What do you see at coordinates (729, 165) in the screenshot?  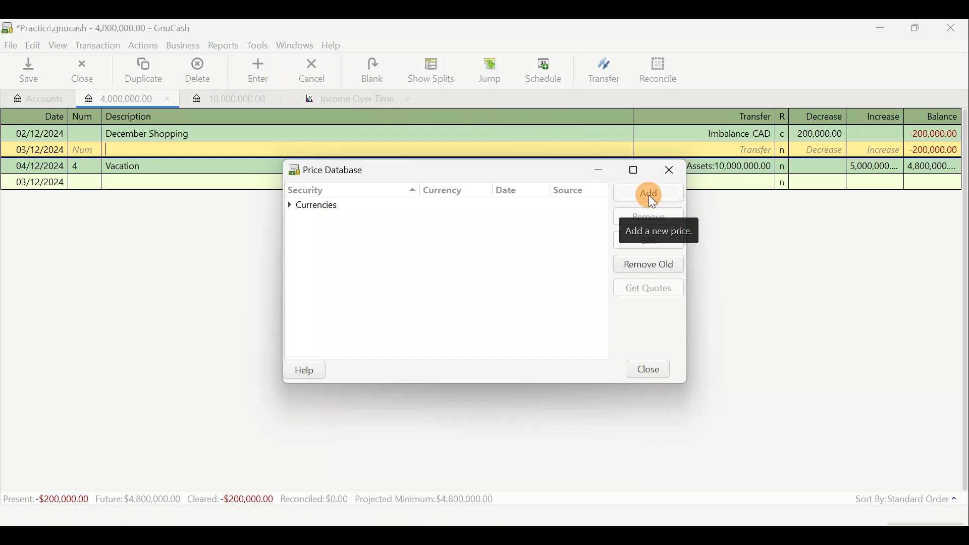 I see `Assets:10,000,000.00` at bounding box center [729, 165].